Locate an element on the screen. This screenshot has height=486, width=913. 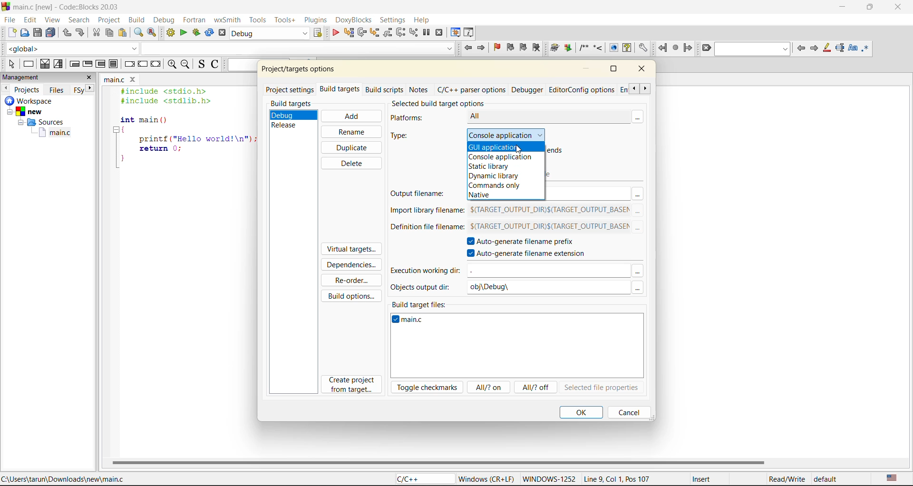
help is located at coordinates (424, 20).